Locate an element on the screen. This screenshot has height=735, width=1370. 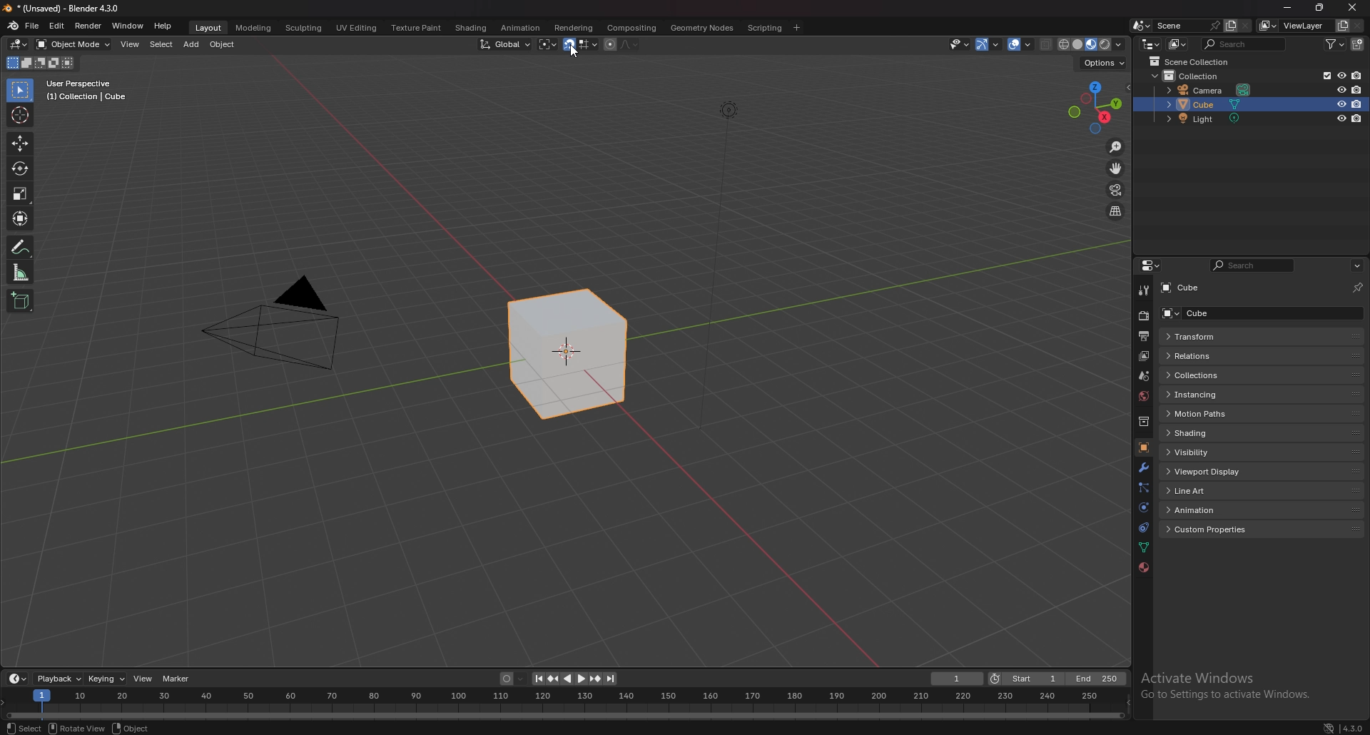
start is located at coordinates (1025, 679).